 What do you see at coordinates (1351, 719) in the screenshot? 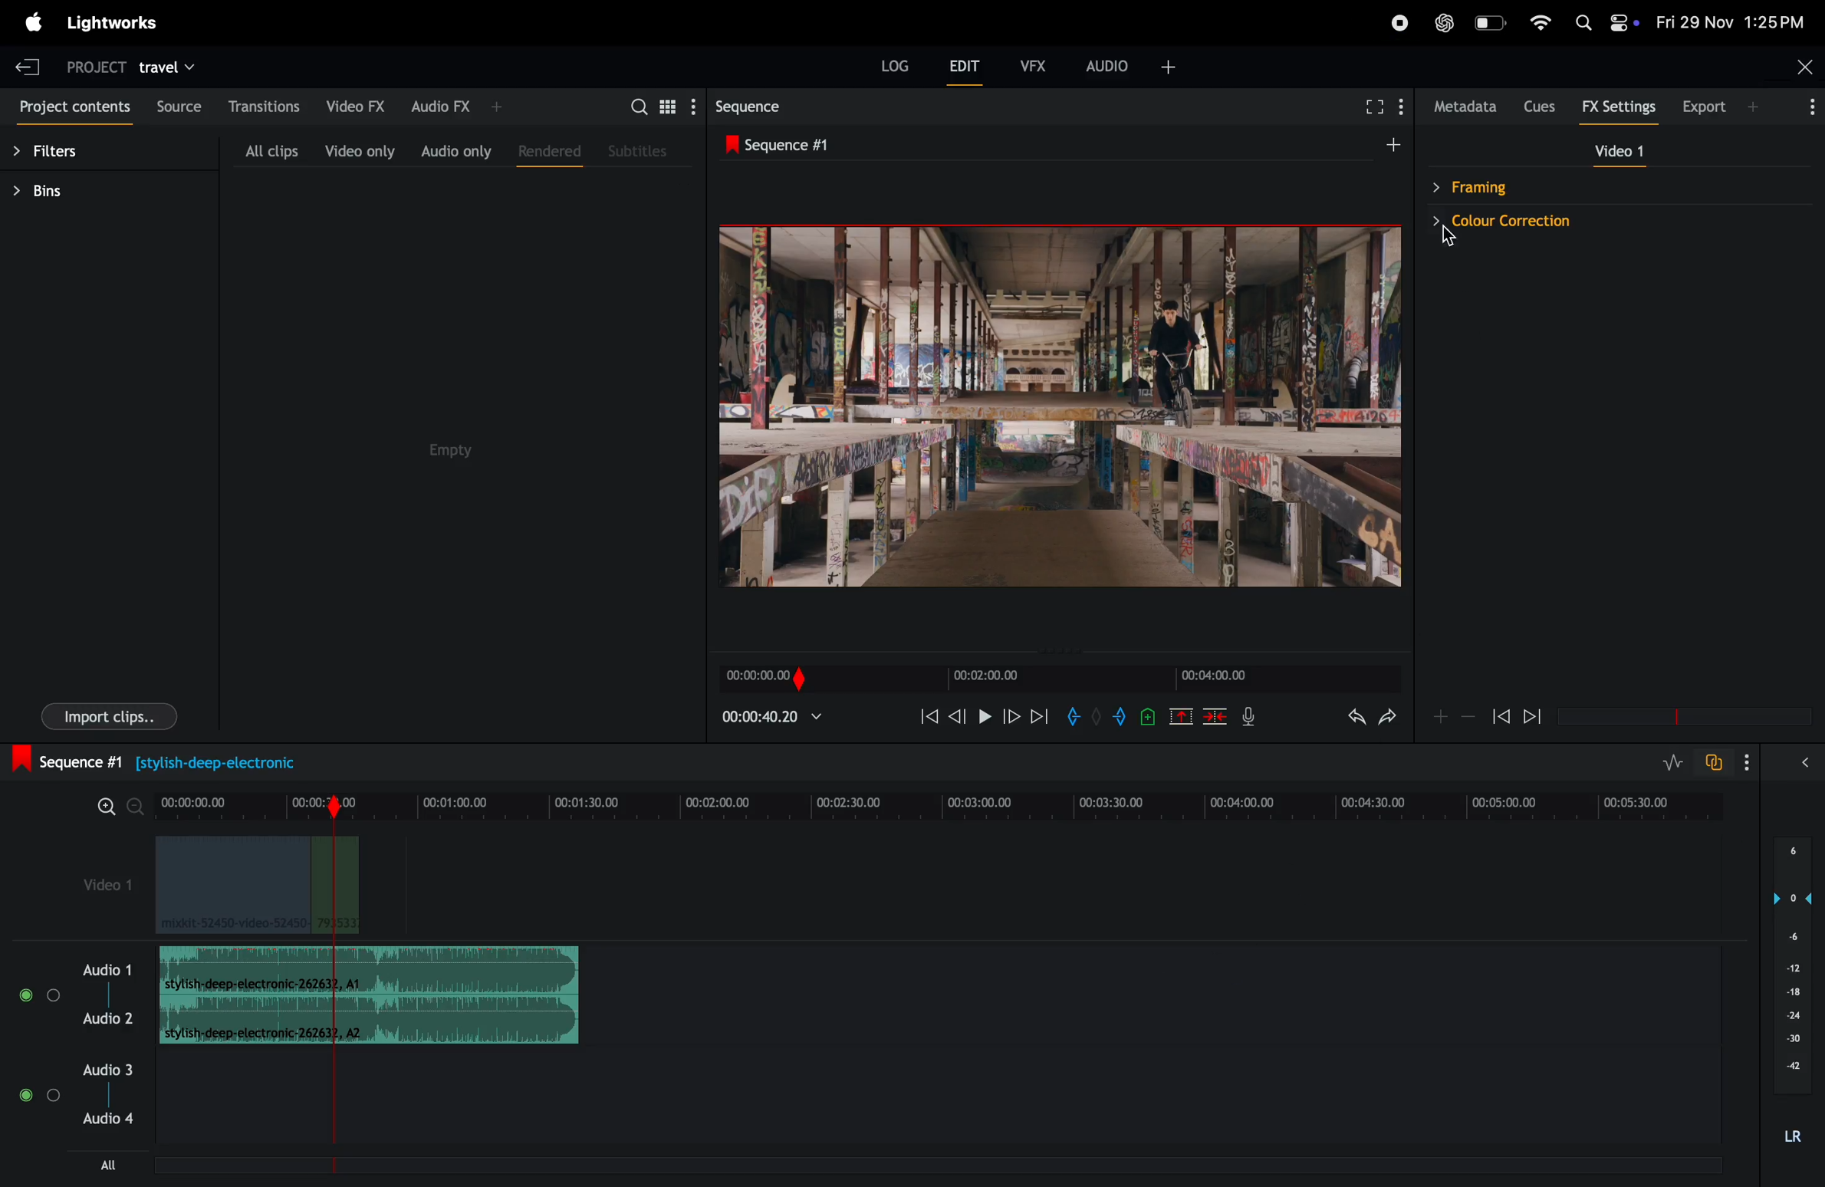
I see `undo` at bounding box center [1351, 719].